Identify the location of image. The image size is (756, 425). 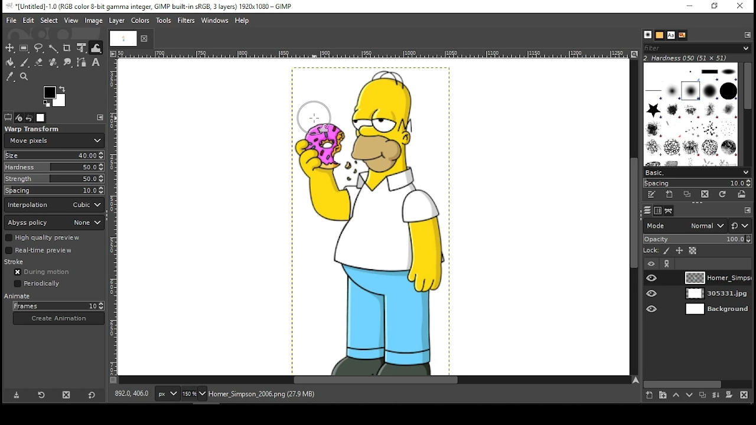
(373, 221).